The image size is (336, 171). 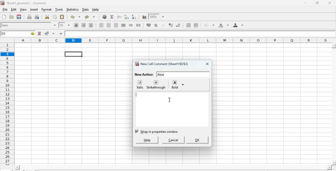 I want to click on Active cell, so click(x=18, y=34).